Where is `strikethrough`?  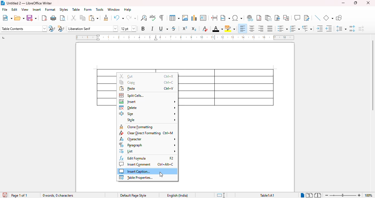 strikethrough is located at coordinates (174, 29).